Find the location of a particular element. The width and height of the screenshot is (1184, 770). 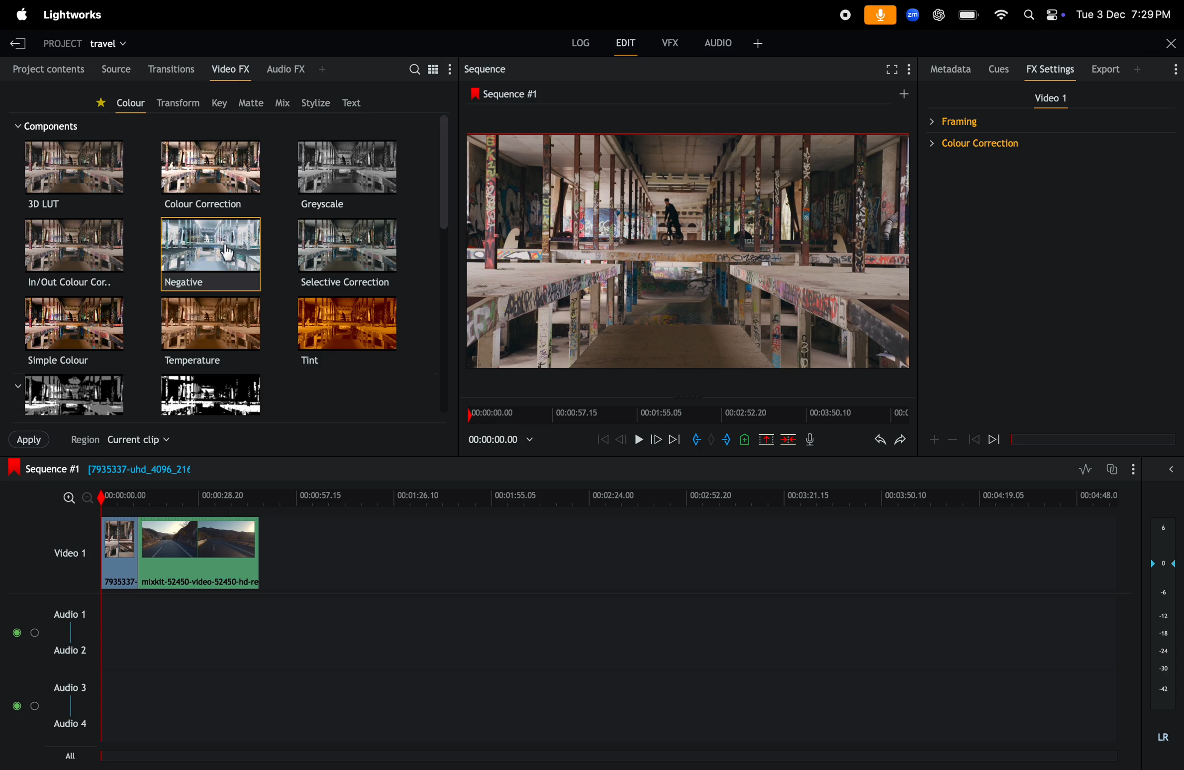

zoom in zoom out is located at coordinates (942, 440).